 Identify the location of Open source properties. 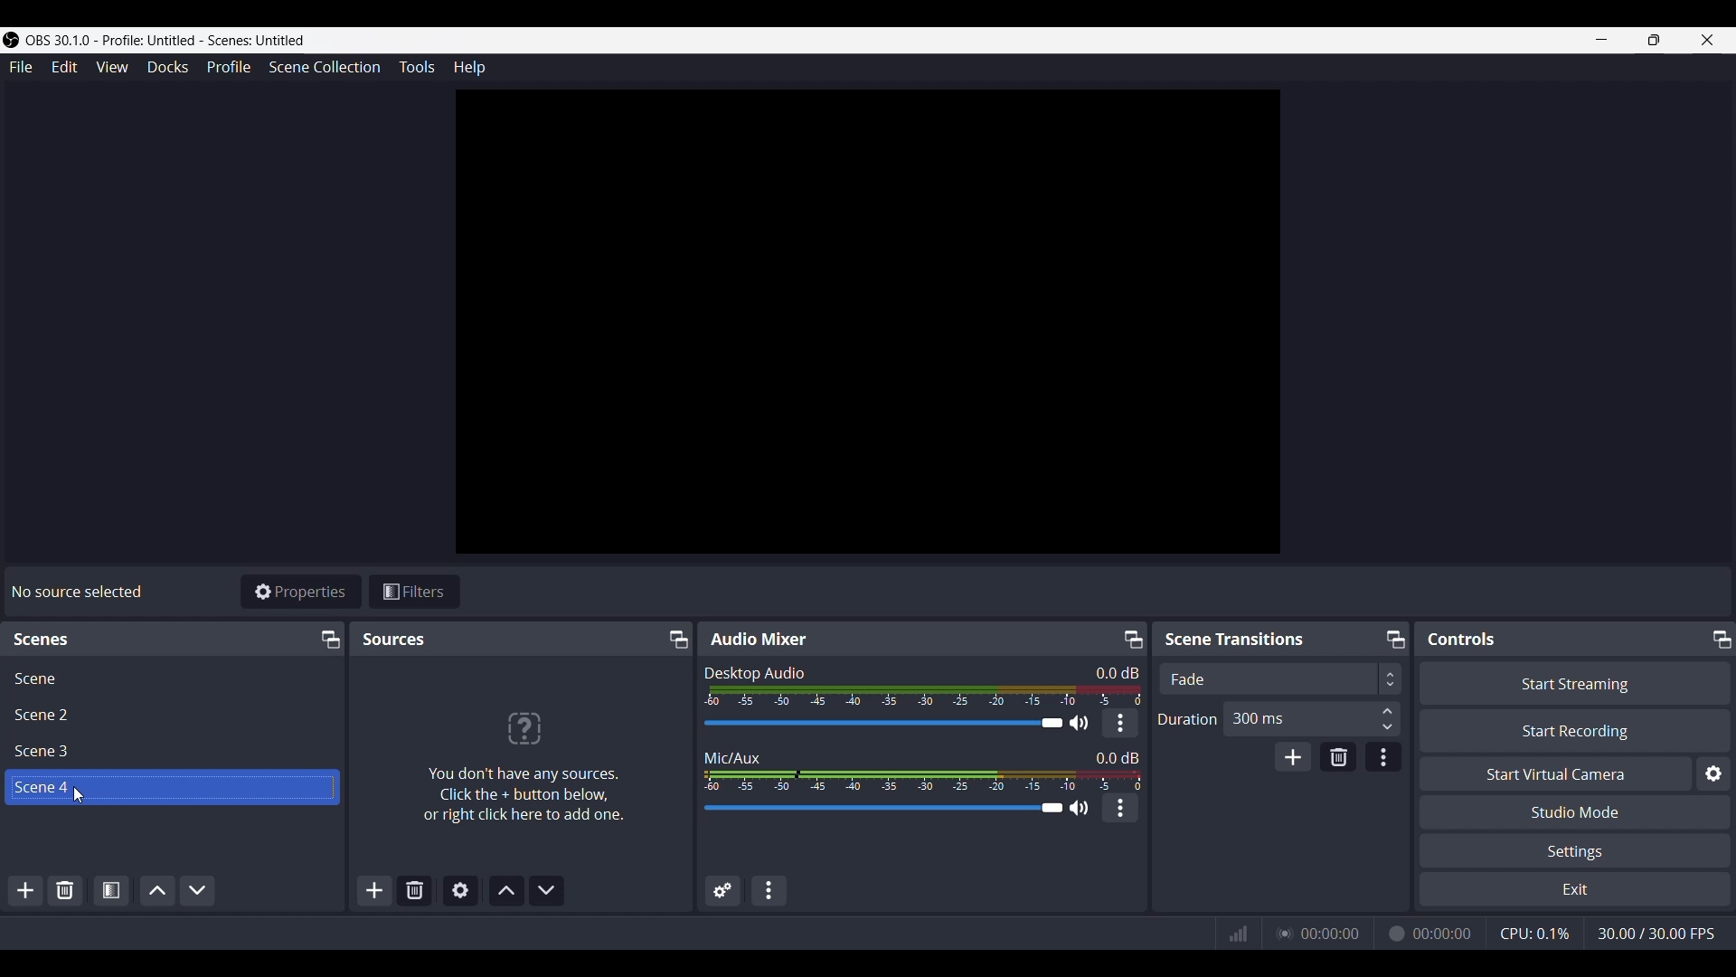
(458, 889).